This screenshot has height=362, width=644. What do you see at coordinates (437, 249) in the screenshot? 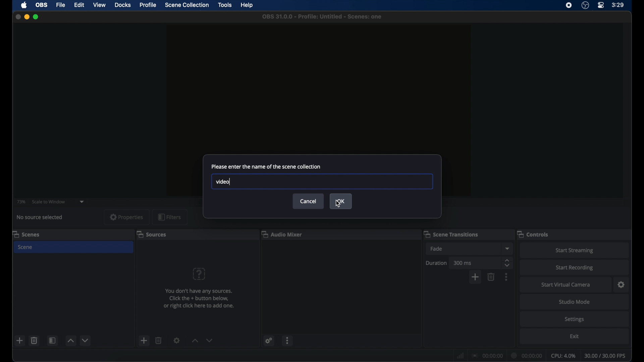
I see `fade` at bounding box center [437, 249].